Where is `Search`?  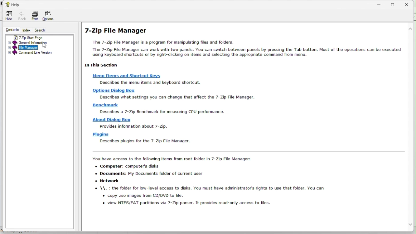 Search is located at coordinates (40, 30).